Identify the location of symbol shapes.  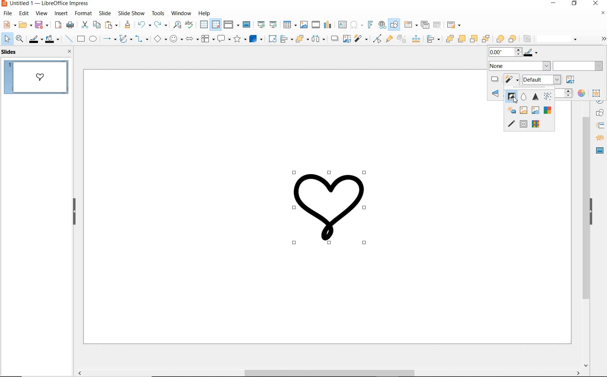
(176, 39).